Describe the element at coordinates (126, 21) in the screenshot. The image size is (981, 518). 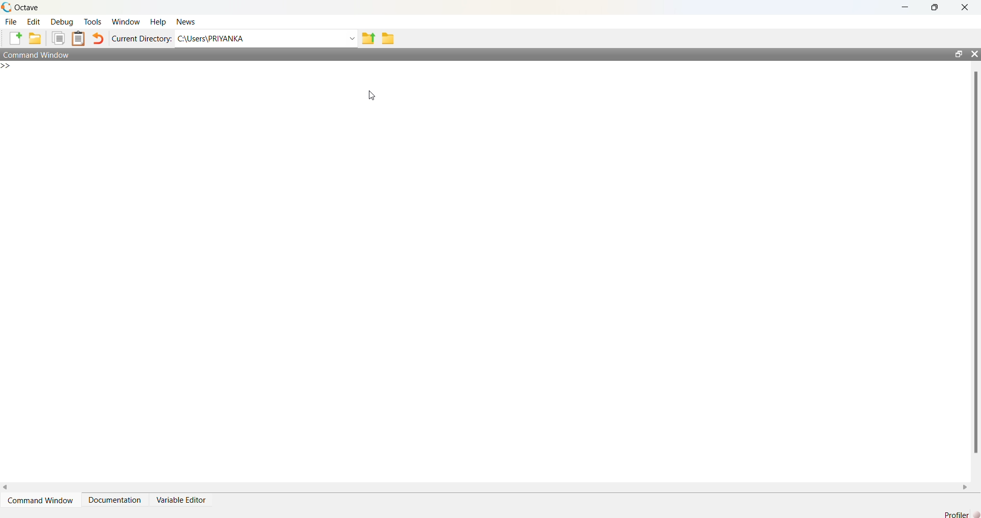
I see `Window` at that location.